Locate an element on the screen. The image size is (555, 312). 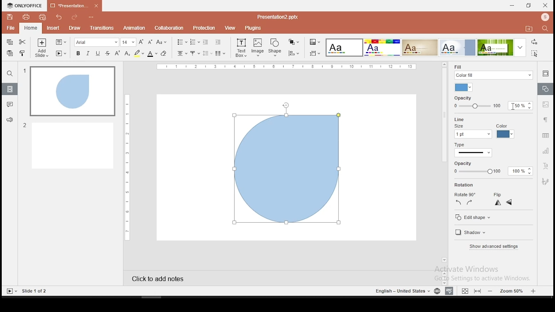
theme is located at coordinates (382, 47).